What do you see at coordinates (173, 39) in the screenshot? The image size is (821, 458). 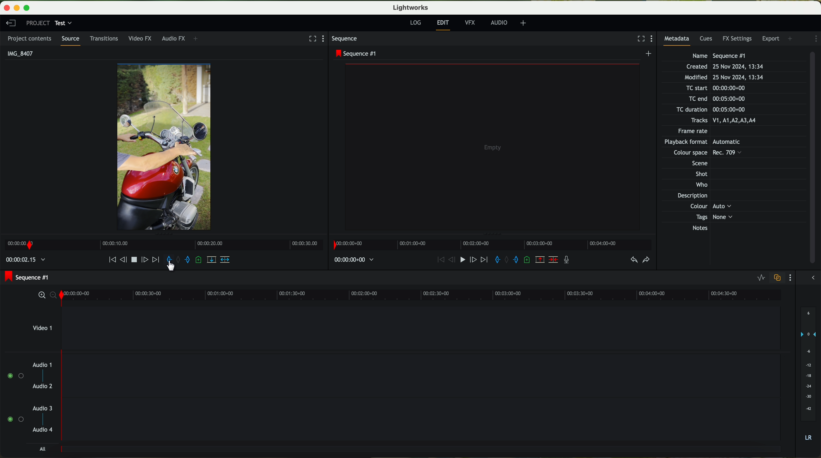 I see `audio FX` at bounding box center [173, 39].